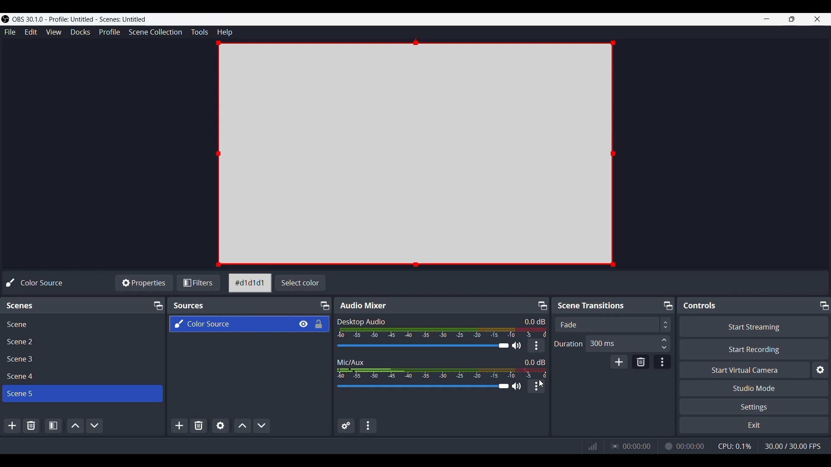 The image size is (831, 467). I want to click on Remove Configurable transition, so click(641, 361).